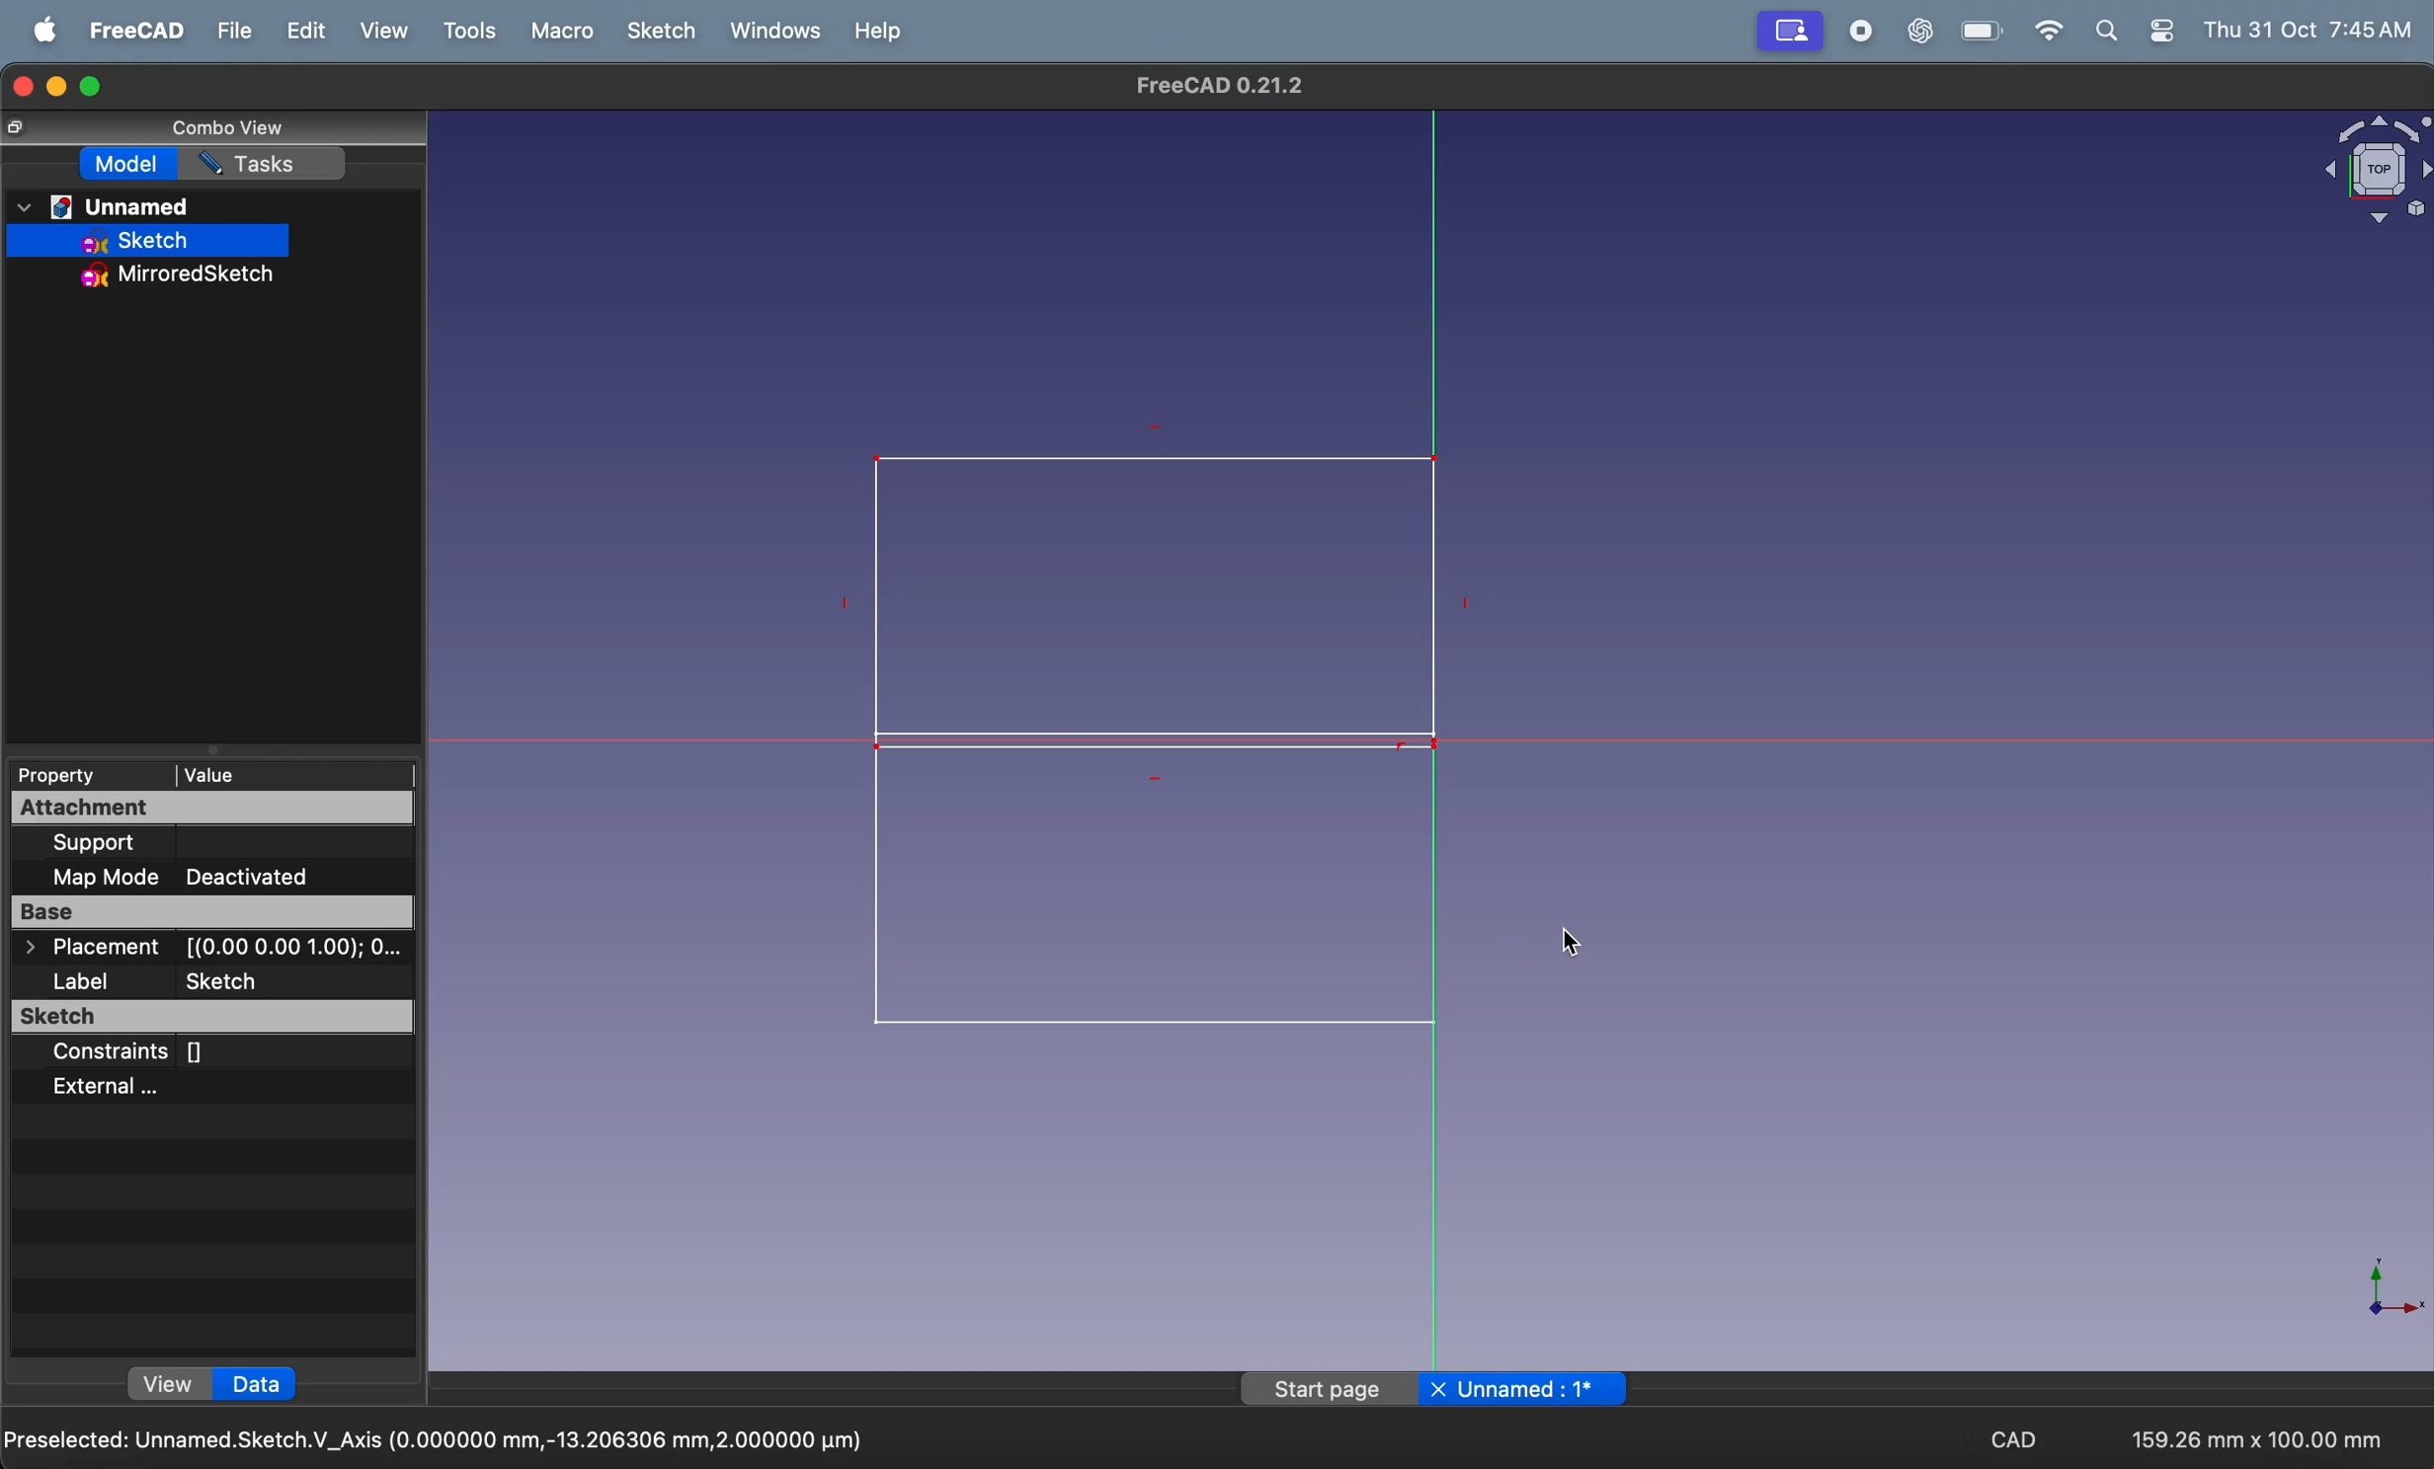  I want to click on battery, so click(1980, 31).